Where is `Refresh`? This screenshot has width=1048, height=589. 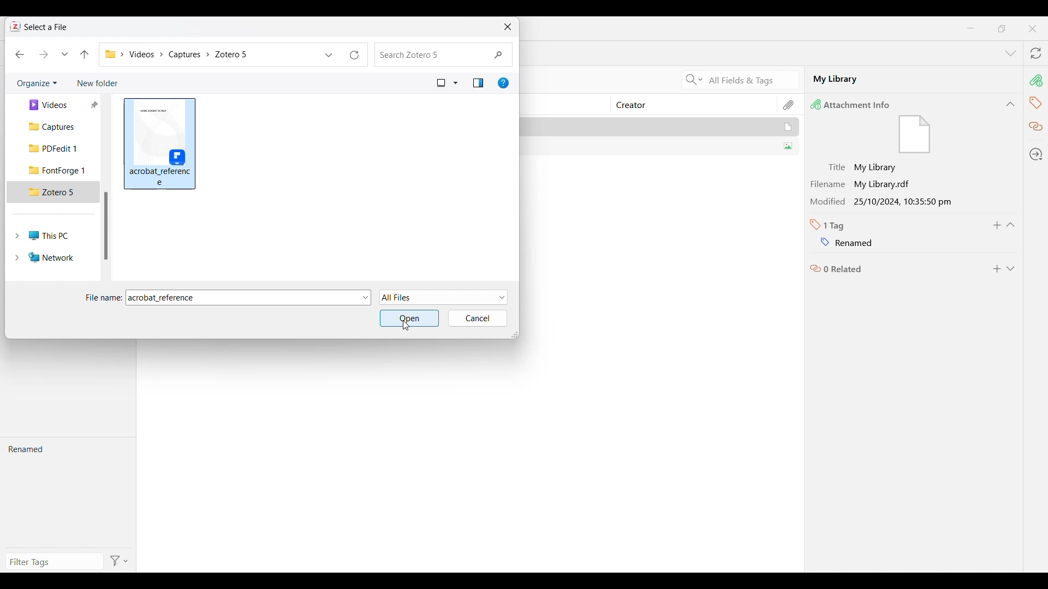
Refresh is located at coordinates (355, 55).